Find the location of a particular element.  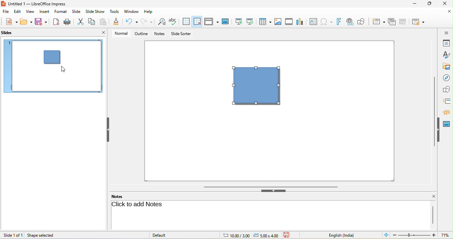

Added a reflection effect  is located at coordinates (260, 89).